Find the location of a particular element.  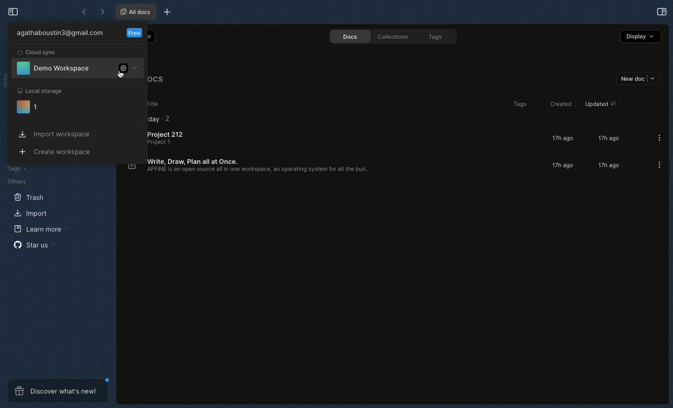

Trash is located at coordinates (28, 197).